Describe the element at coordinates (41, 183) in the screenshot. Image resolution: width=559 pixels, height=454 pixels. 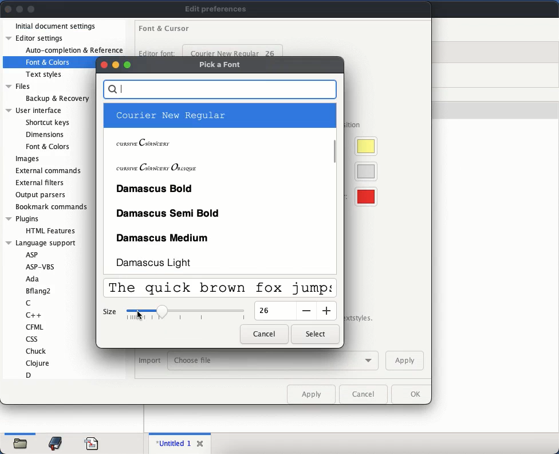
I see `external filters` at that location.